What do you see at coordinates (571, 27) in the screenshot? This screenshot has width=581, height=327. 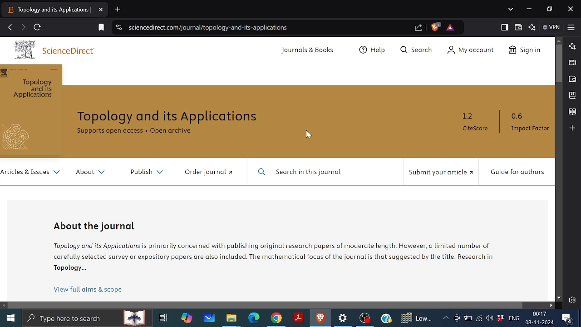 I see `Customize and control brave` at bounding box center [571, 27].